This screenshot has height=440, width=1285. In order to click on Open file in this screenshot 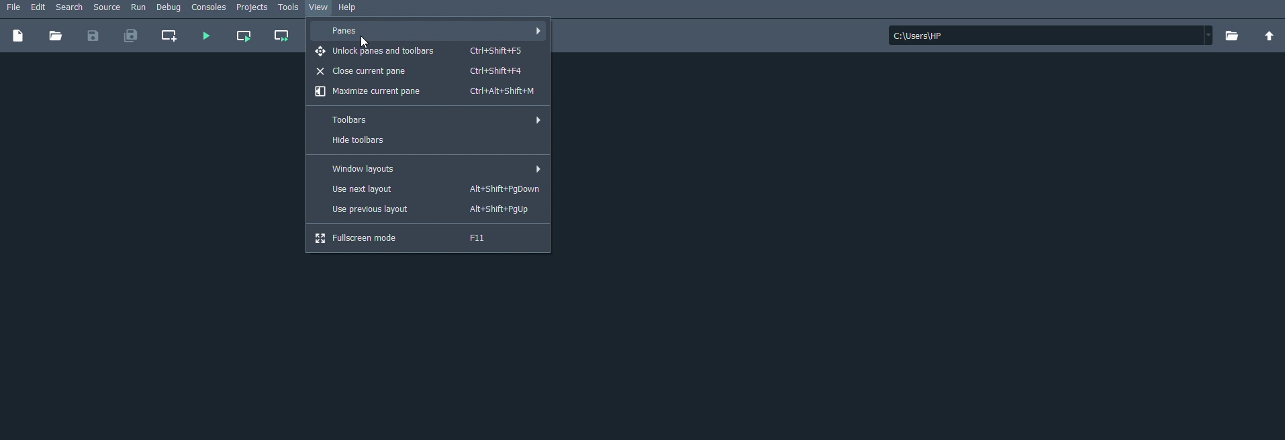, I will do `click(56, 35)`.